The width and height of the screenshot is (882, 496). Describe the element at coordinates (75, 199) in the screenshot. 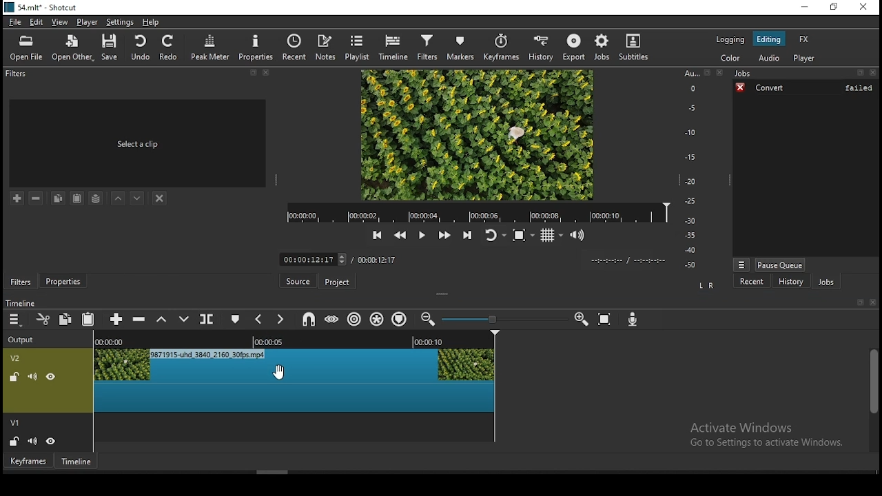

I see `paste` at that location.